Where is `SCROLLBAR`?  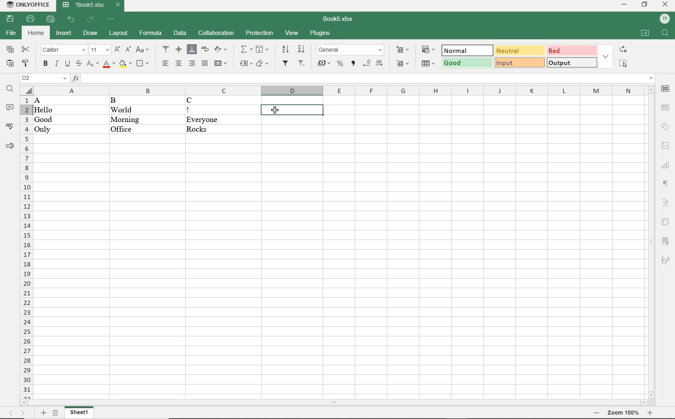 SCROLLBAR is located at coordinates (333, 401).